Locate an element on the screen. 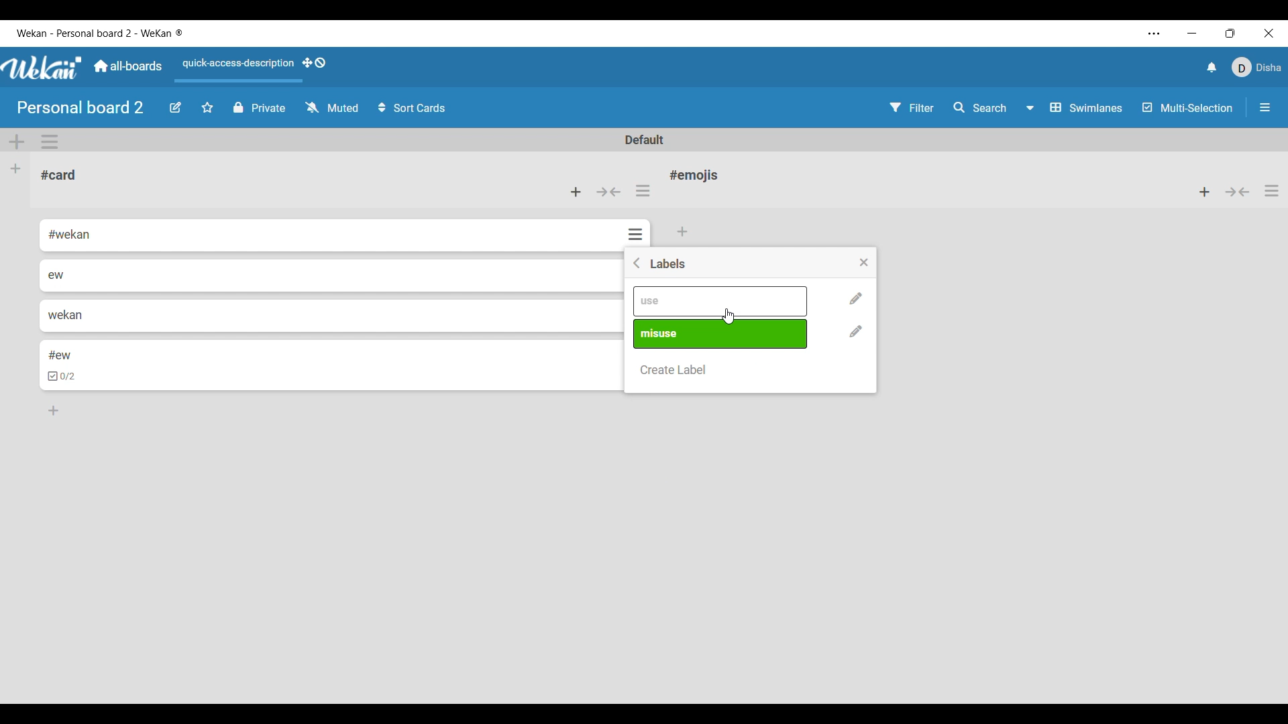  Go to common dashboard is located at coordinates (128, 66).